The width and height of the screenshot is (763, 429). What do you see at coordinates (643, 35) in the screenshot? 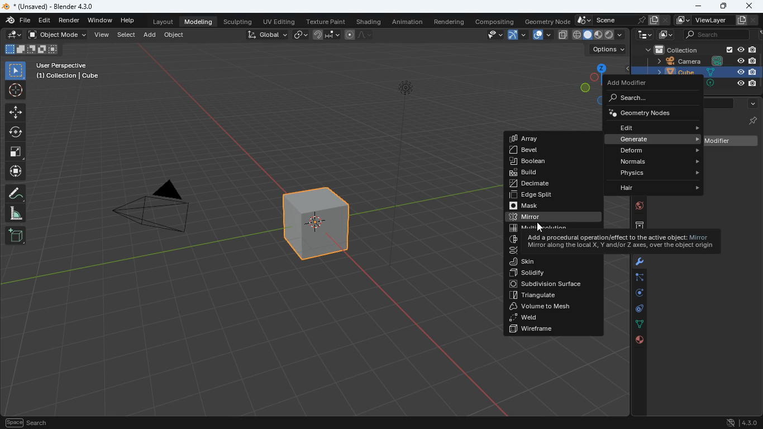
I see `tech` at bounding box center [643, 35].